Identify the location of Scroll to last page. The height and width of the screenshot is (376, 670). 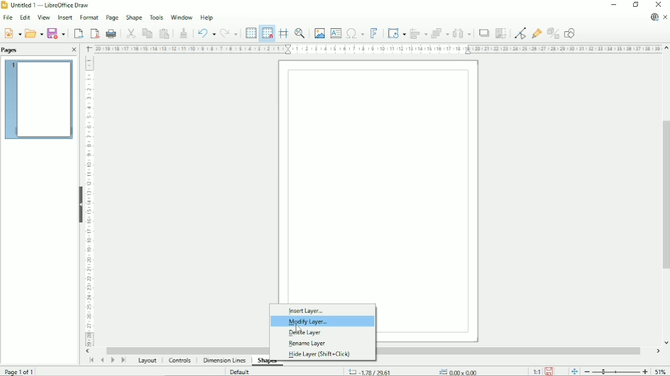
(123, 361).